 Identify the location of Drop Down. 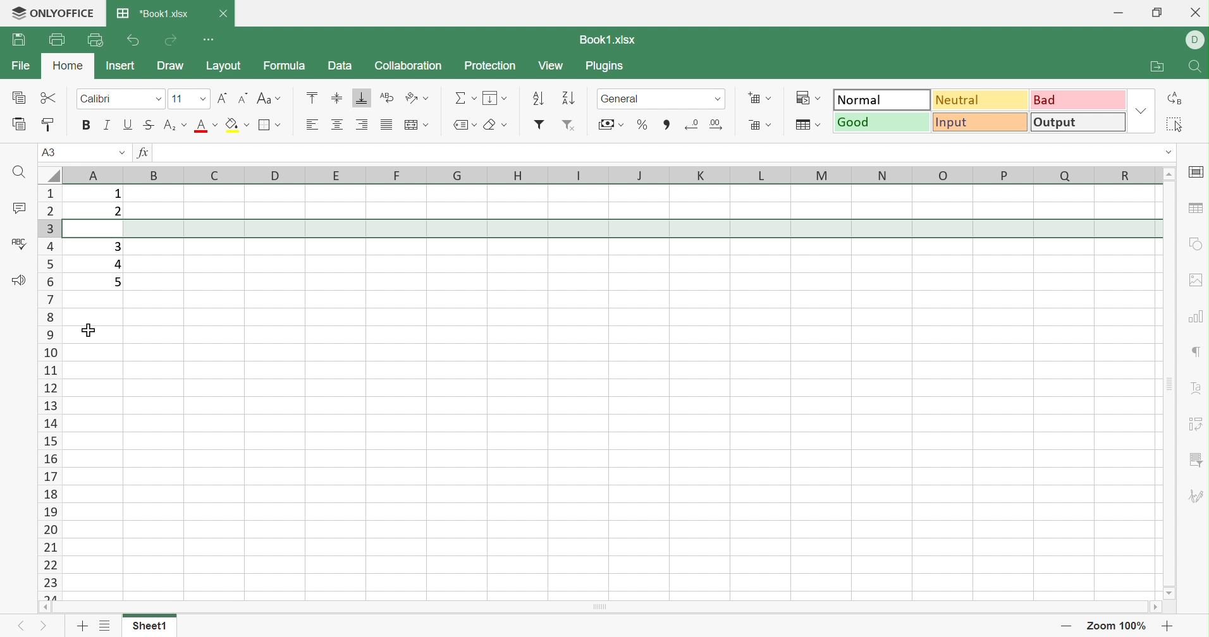
(768, 99).